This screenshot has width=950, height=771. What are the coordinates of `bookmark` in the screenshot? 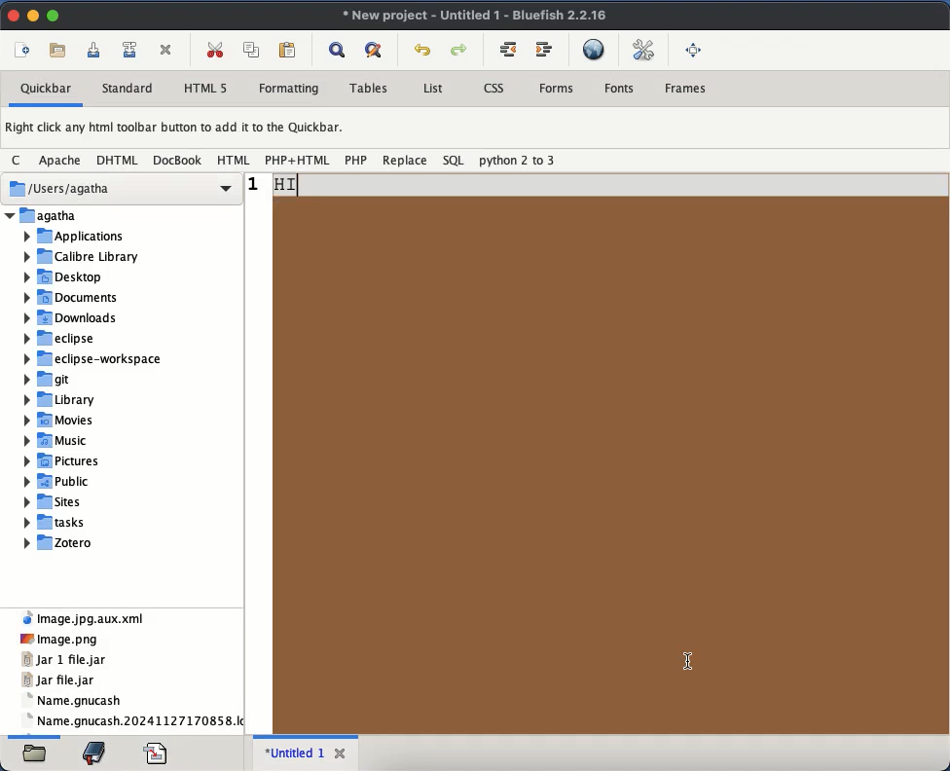 It's located at (96, 752).